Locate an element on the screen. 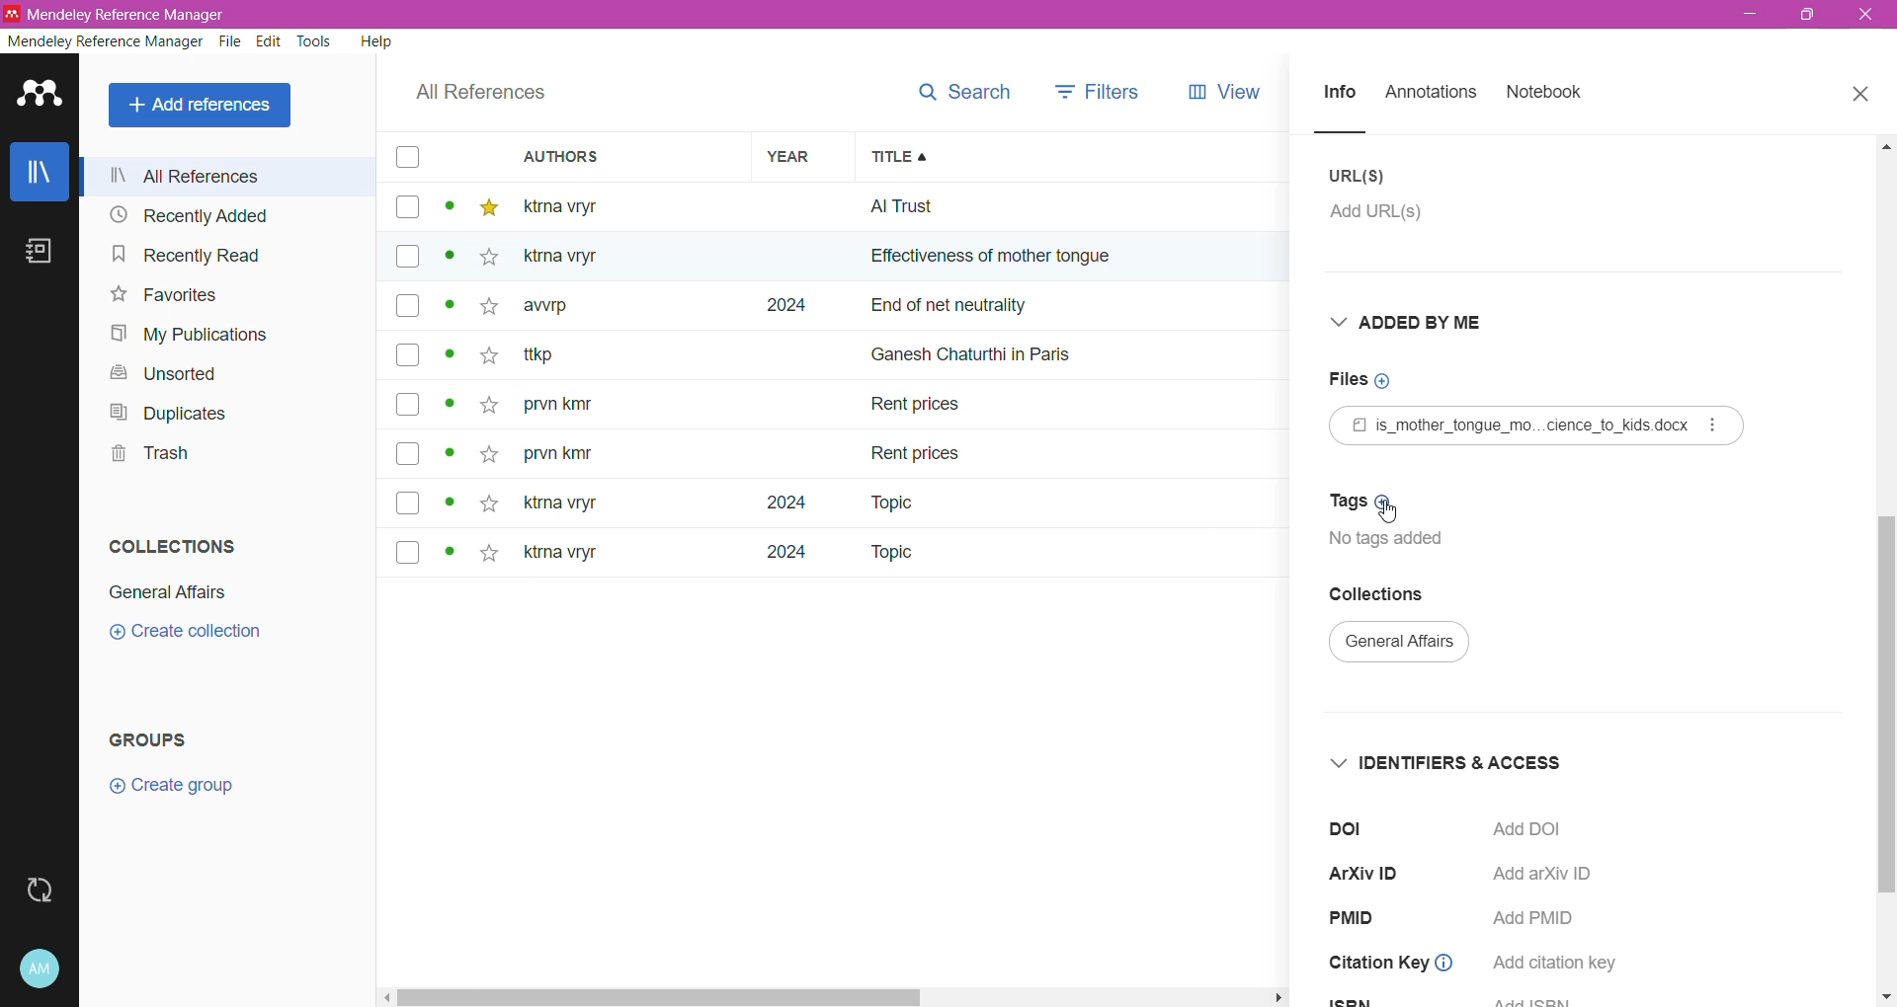  box is located at coordinates (406, 258).